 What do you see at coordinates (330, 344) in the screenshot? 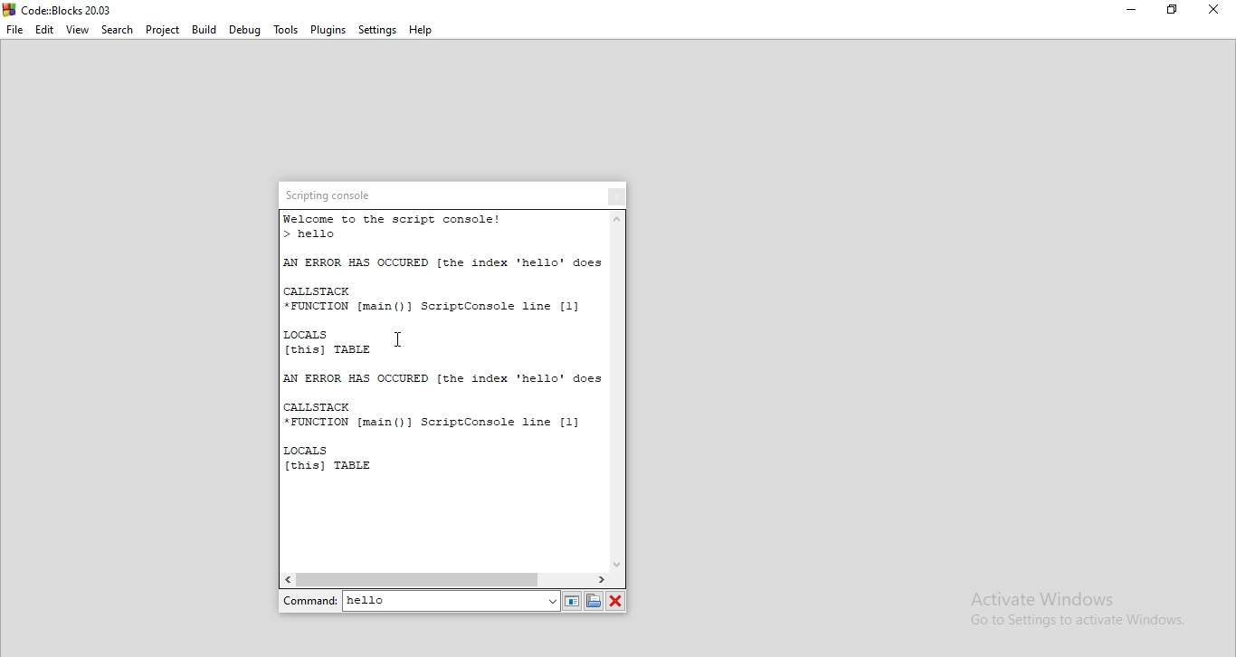
I see `LOCALS
[this] TABLE` at bounding box center [330, 344].